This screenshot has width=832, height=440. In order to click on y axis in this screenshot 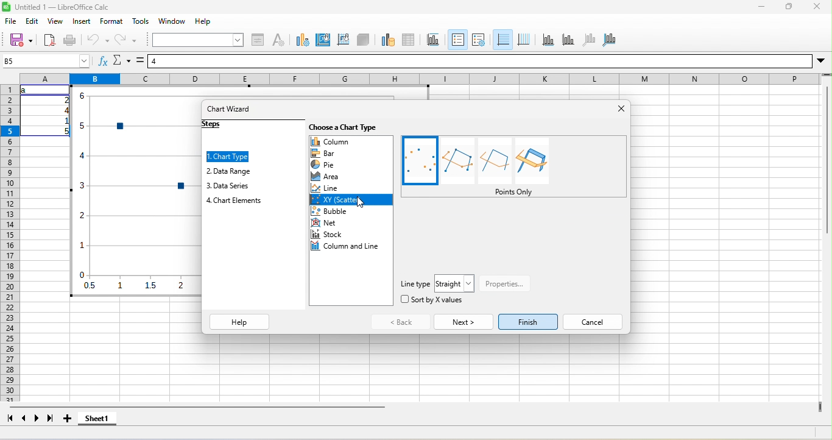, I will do `click(569, 41)`.